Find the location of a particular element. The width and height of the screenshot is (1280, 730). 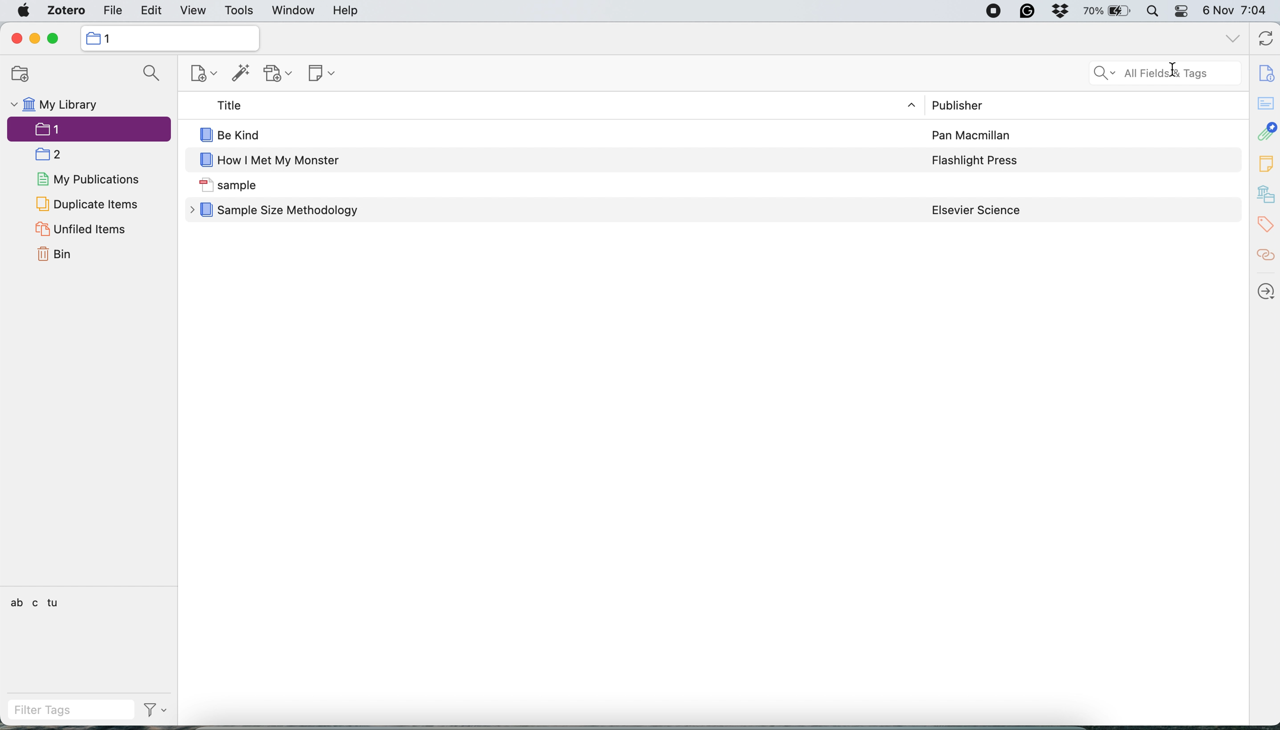

view is located at coordinates (194, 10).